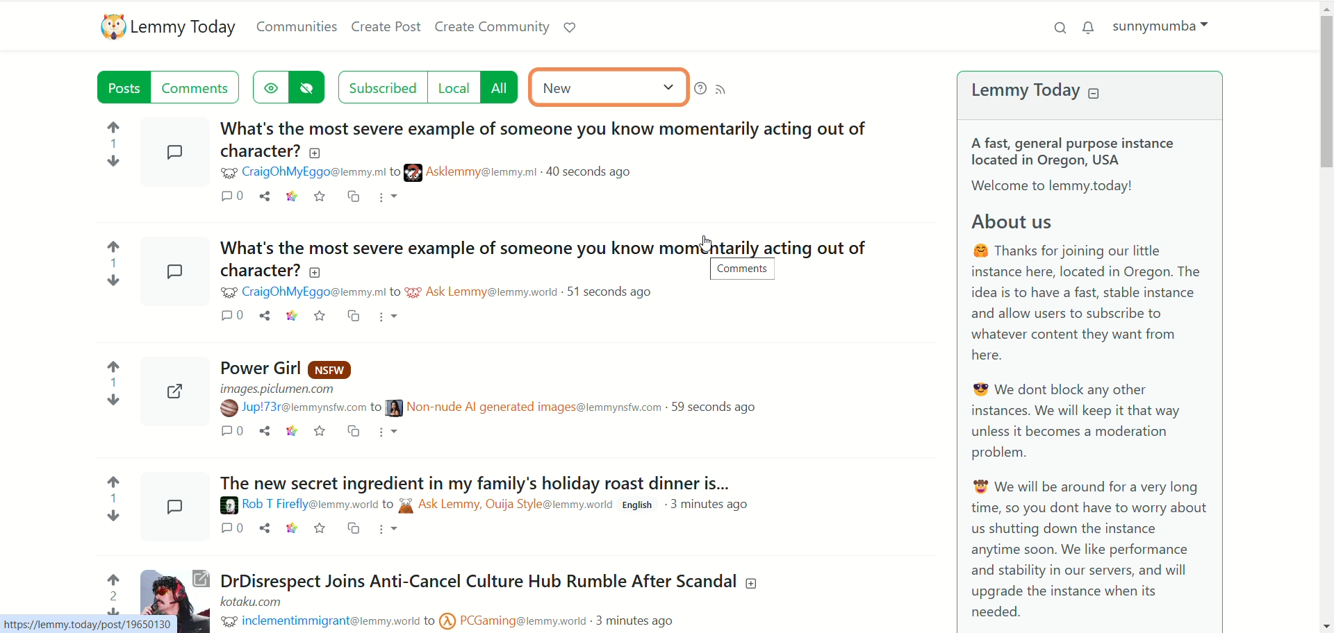 This screenshot has width=1334, height=633. What do you see at coordinates (267, 530) in the screenshot?
I see `share` at bounding box center [267, 530].